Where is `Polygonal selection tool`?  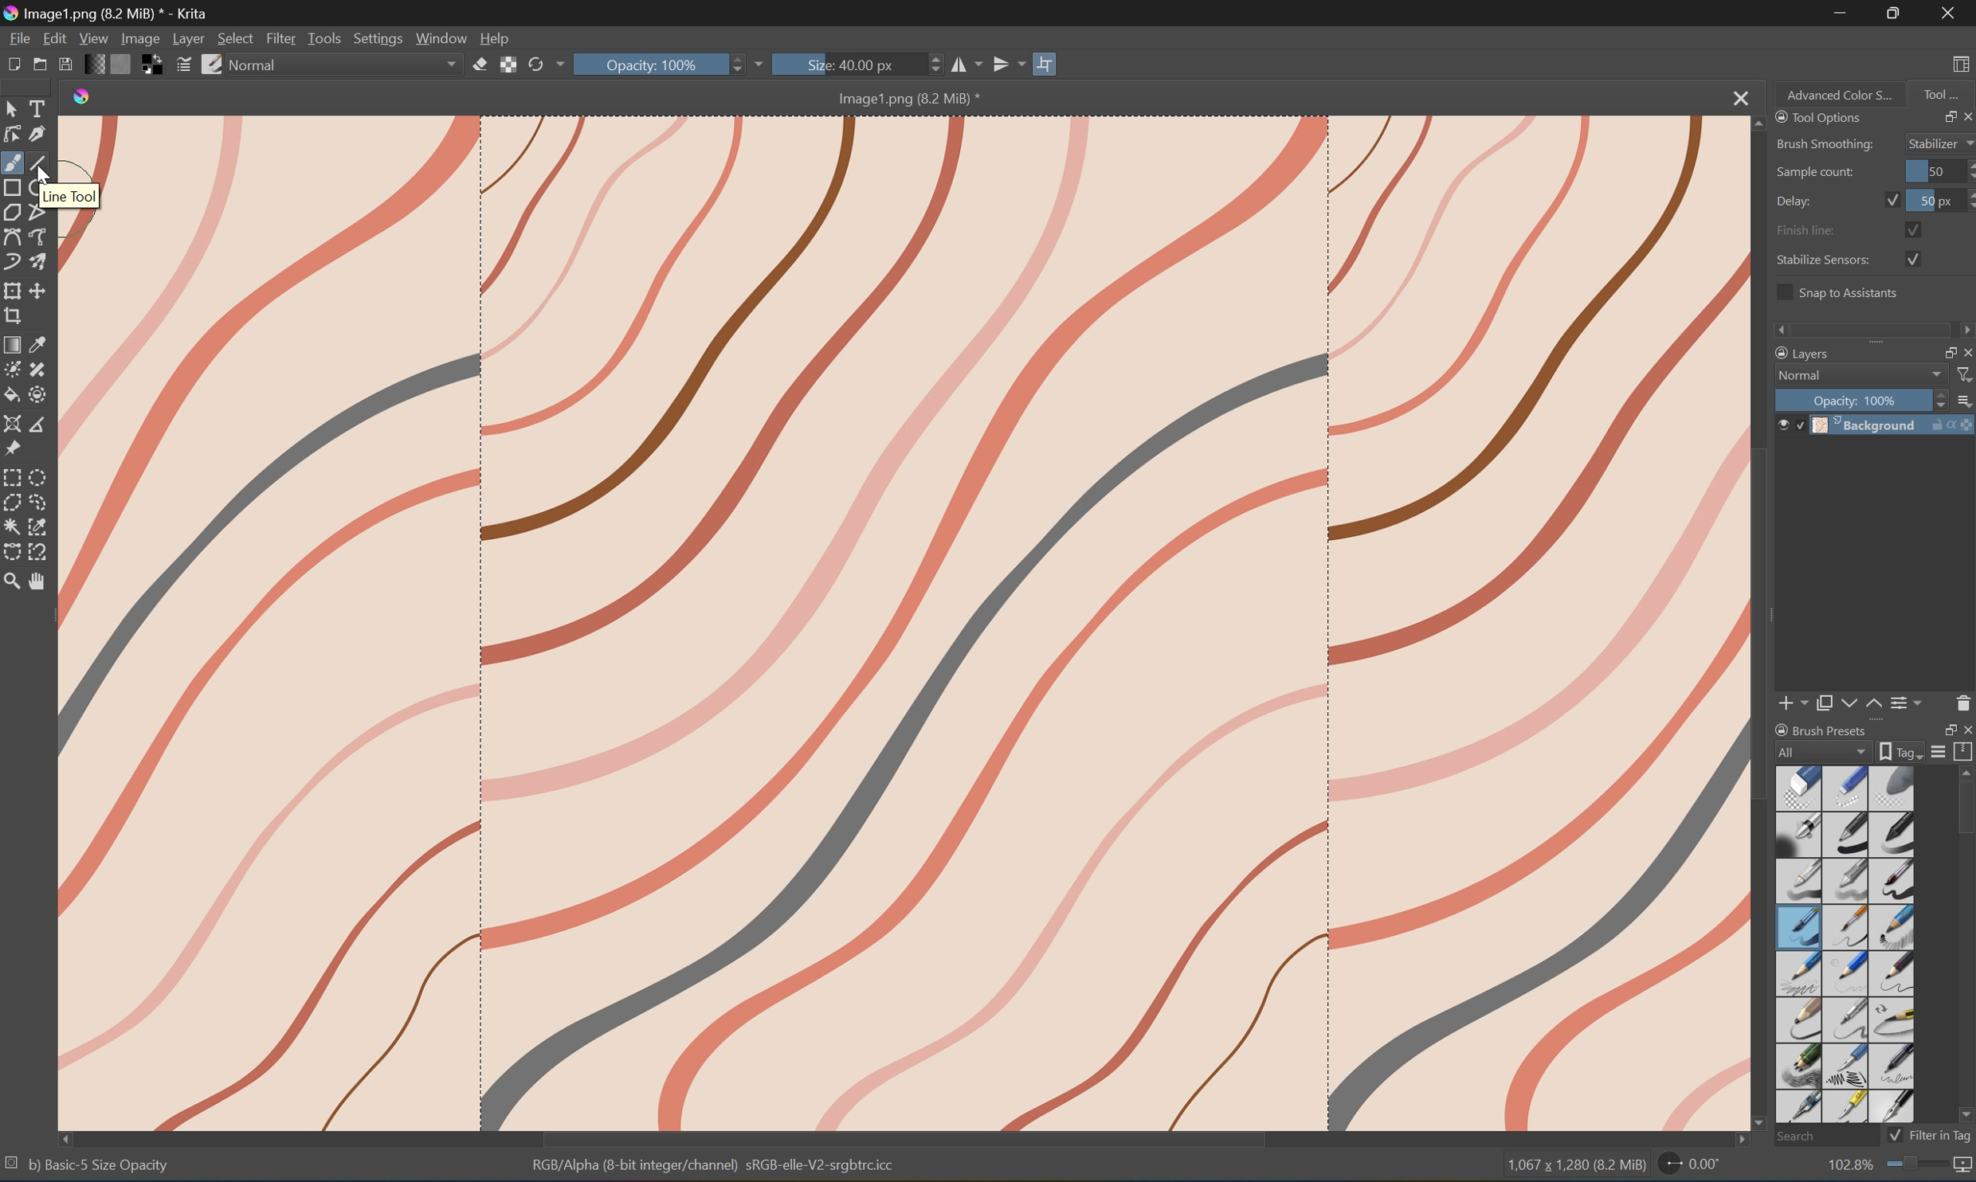 Polygonal selection tool is located at coordinates (13, 502).